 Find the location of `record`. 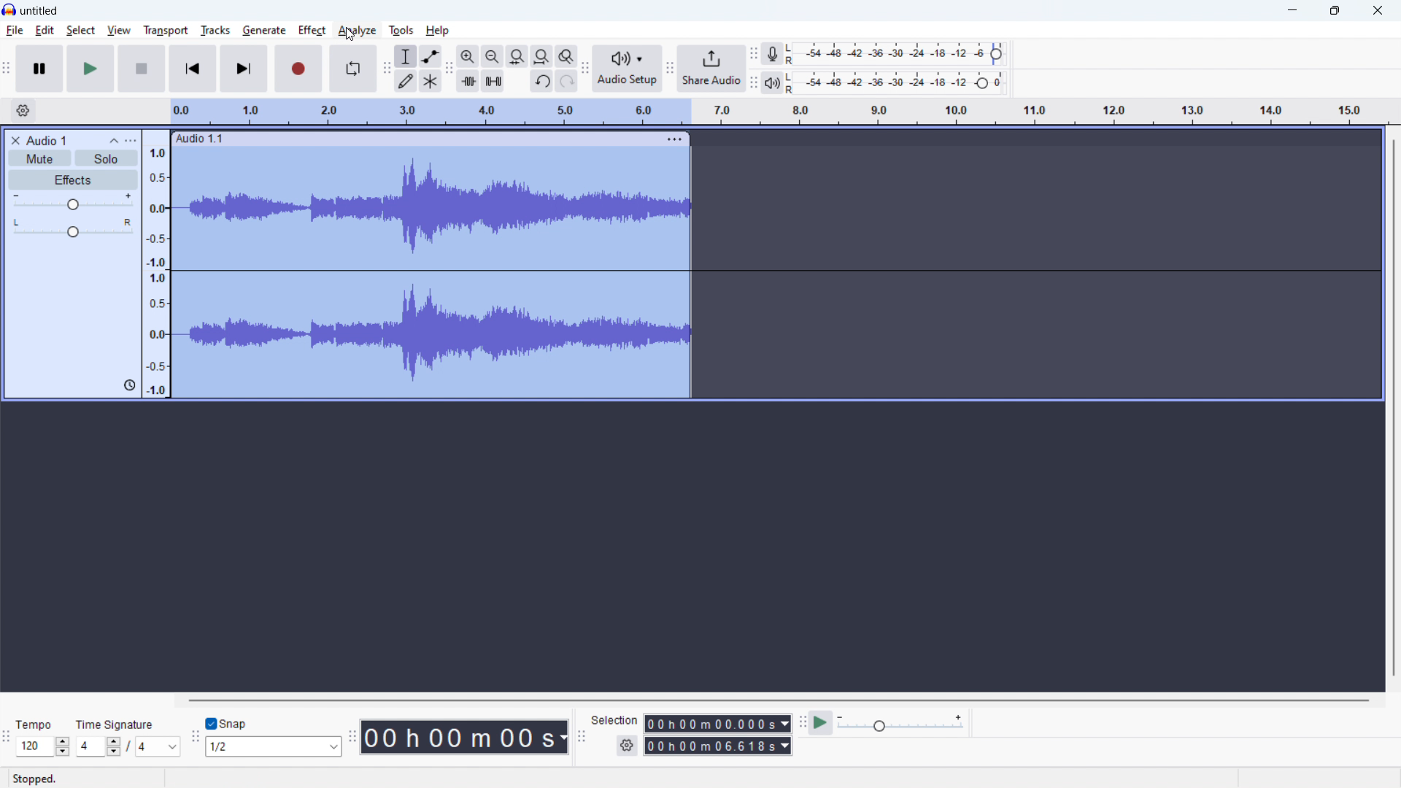

record is located at coordinates (297, 68).